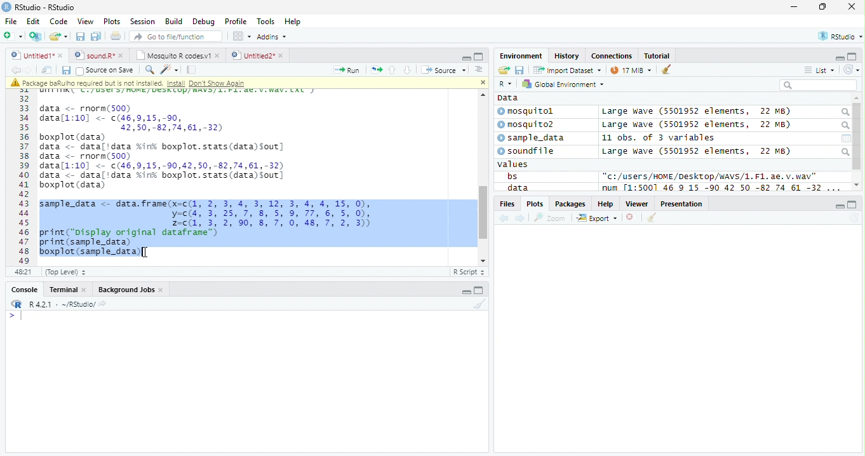  Describe the element at coordinates (86, 21) in the screenshot. I see `View` at that location.